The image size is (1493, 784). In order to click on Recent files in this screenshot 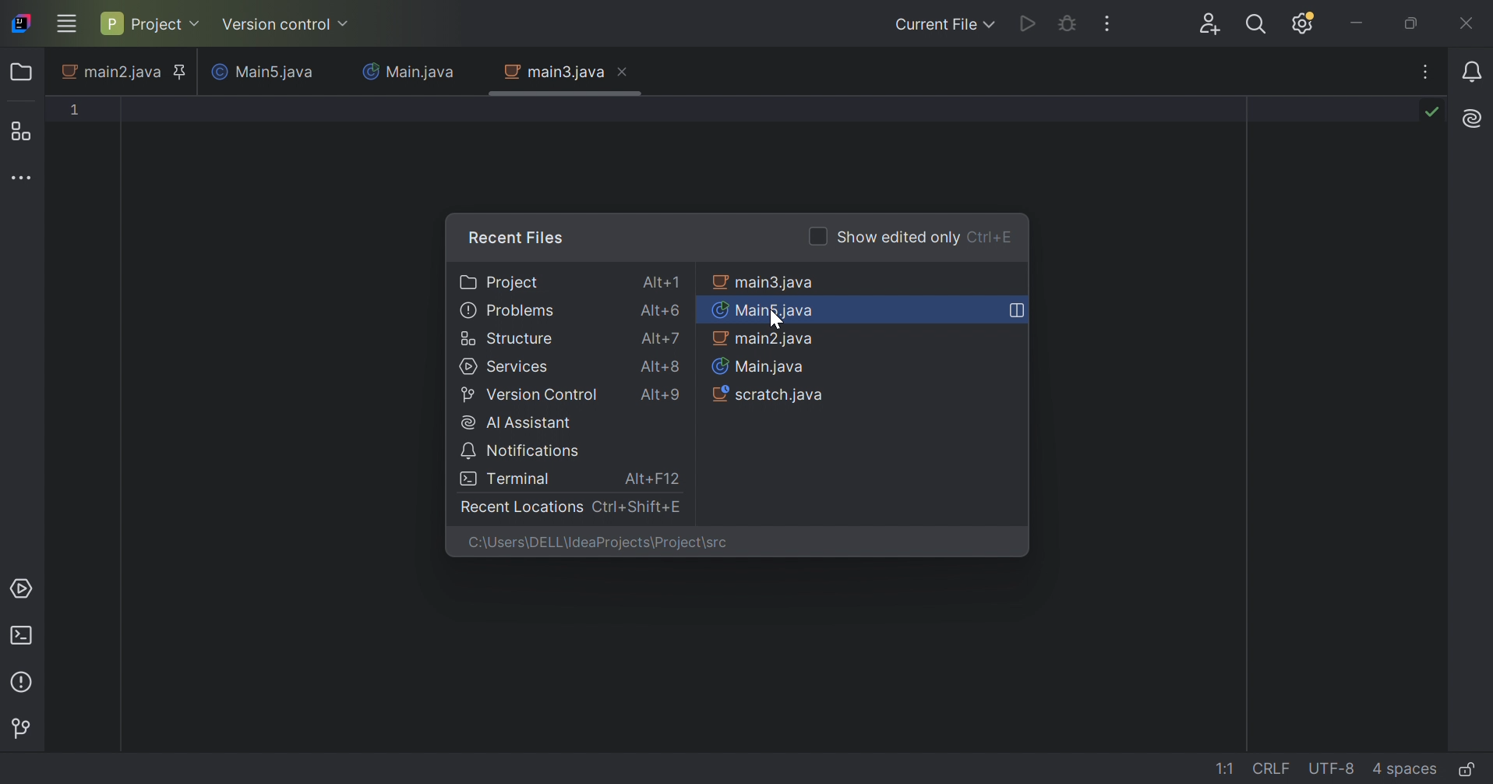, I will do `click(515, 238)`.